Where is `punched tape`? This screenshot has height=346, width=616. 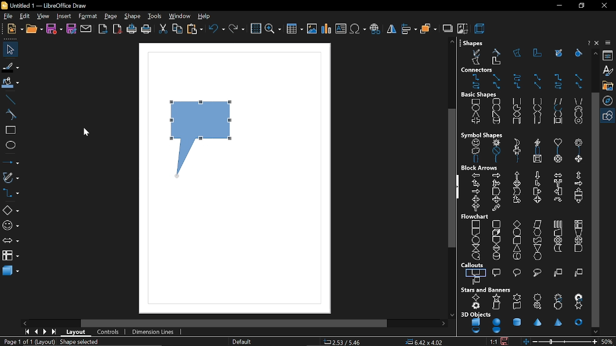 punched tape is located at coordinates (537, 240).